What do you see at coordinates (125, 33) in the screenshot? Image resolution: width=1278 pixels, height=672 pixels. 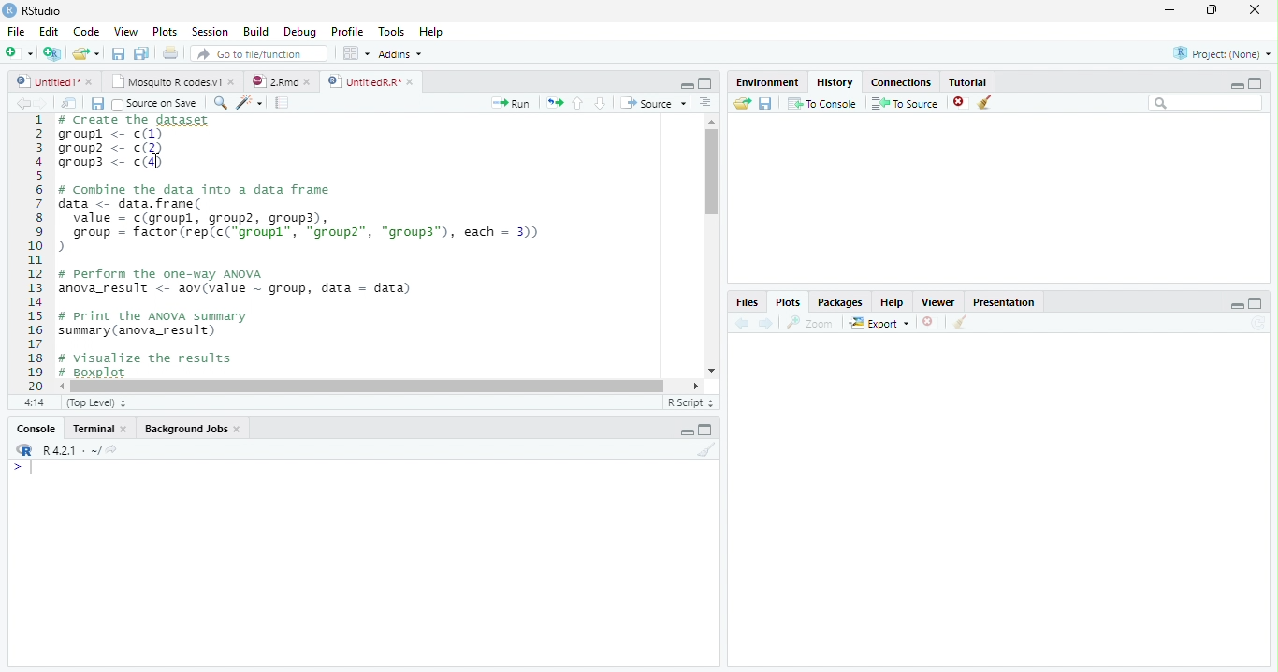 I see `View` at bounding box center [125, 33].